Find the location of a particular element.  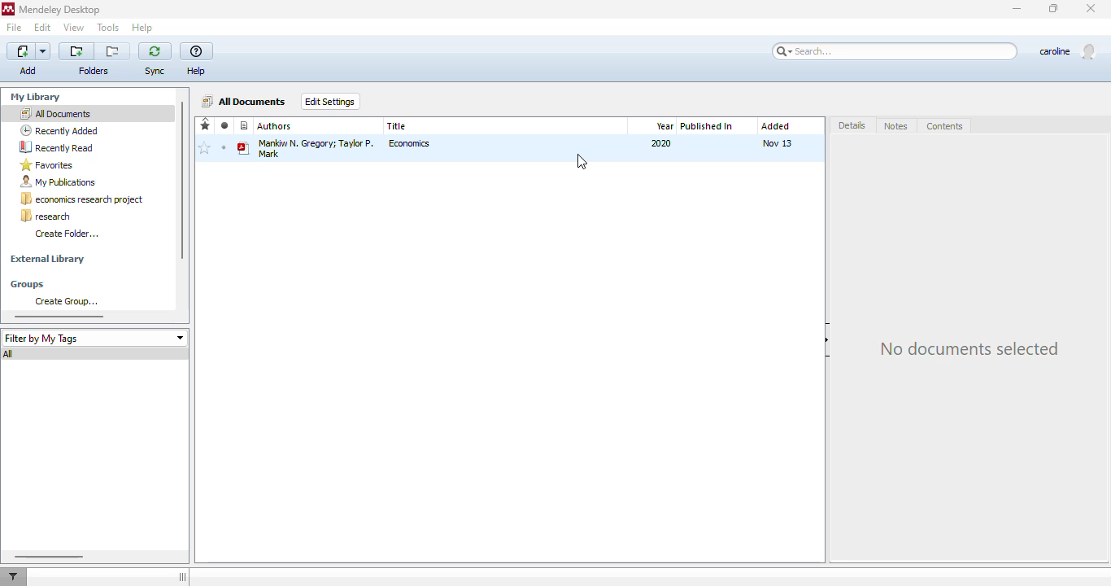

create a new folder is located at coordinates (76, 51).